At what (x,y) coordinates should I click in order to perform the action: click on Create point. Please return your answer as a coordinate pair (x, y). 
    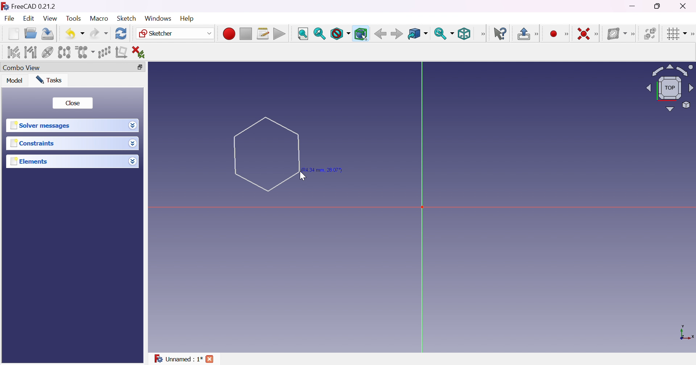
    Looking at the image, I should click on (554, 34).